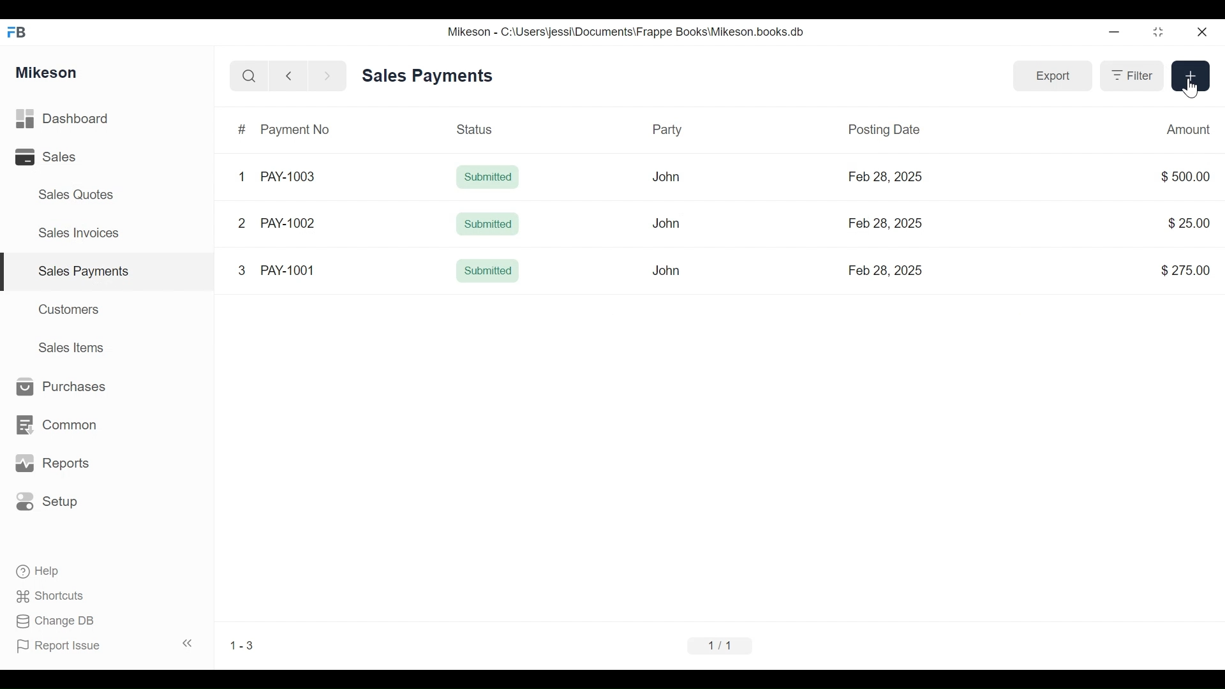 This screenshot has width=1225, height=689. I want to click on Payment No, so click(297, 130).